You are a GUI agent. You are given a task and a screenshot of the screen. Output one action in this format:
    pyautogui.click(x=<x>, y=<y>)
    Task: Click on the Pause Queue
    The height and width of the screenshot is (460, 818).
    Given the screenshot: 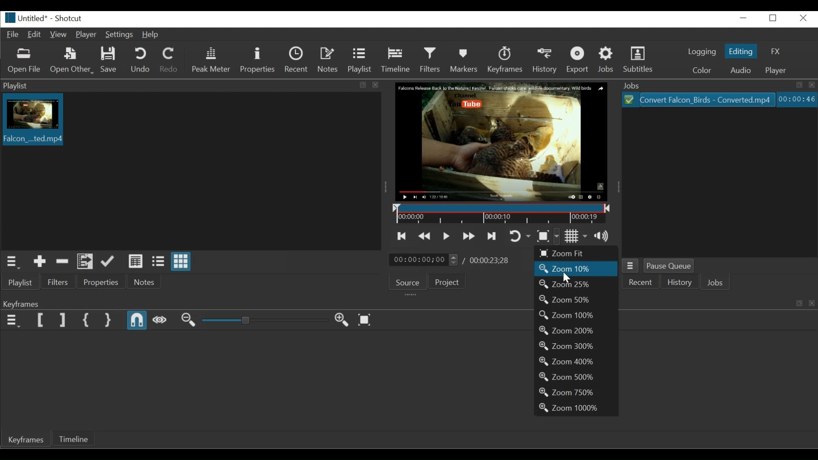 What is the action you would take?
    pyautogui.click(x=668, y=267)
    